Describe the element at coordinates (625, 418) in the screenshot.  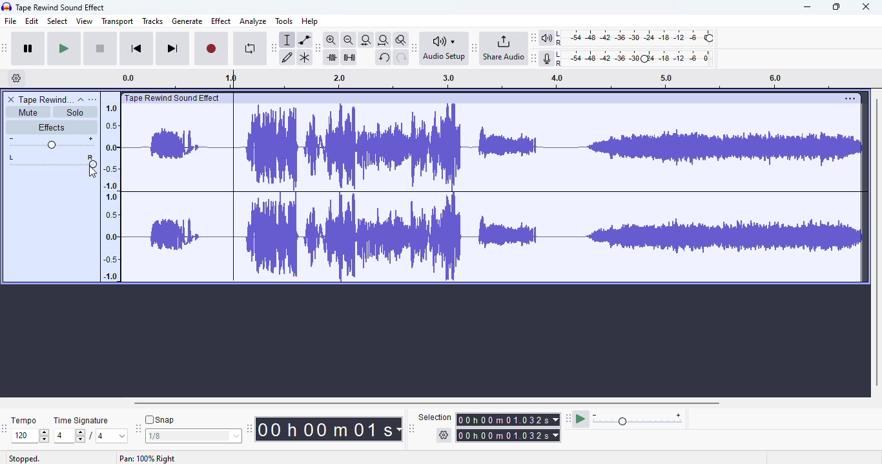
I see `audacity play-at-speed toolbar` at that location.